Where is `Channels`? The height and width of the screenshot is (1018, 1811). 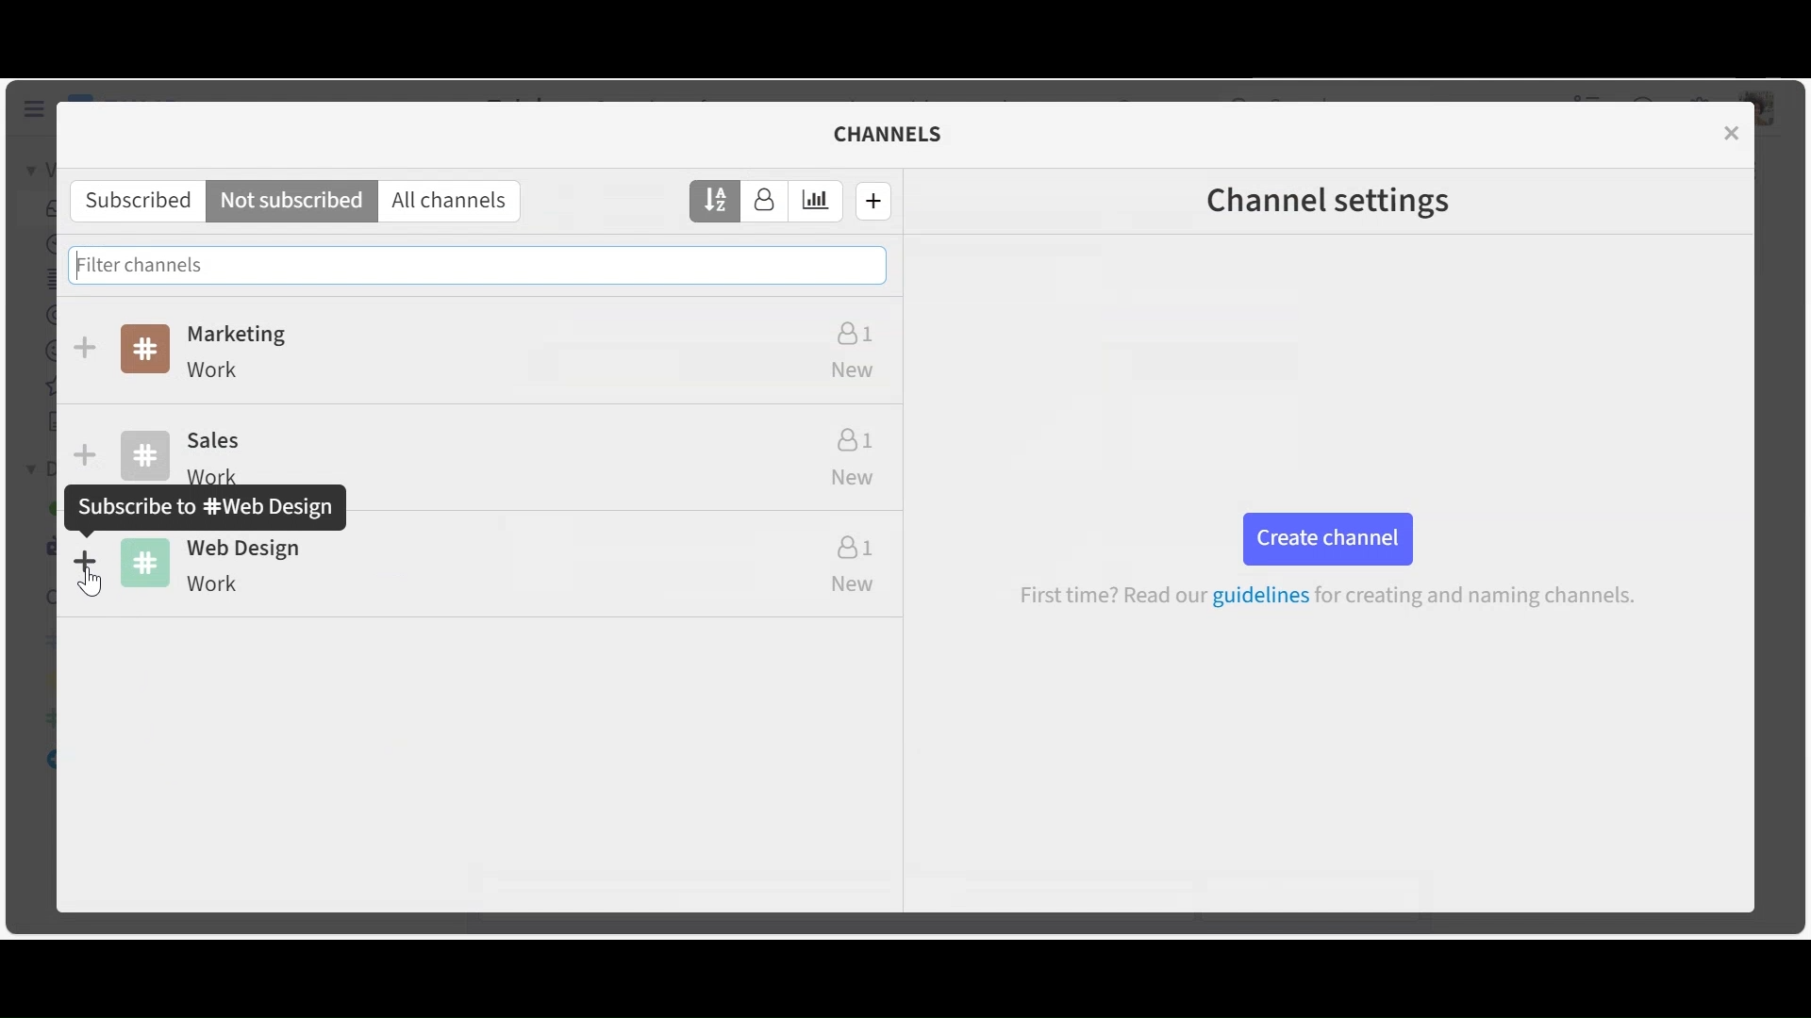 Channels is located at coordinates (891, 132).